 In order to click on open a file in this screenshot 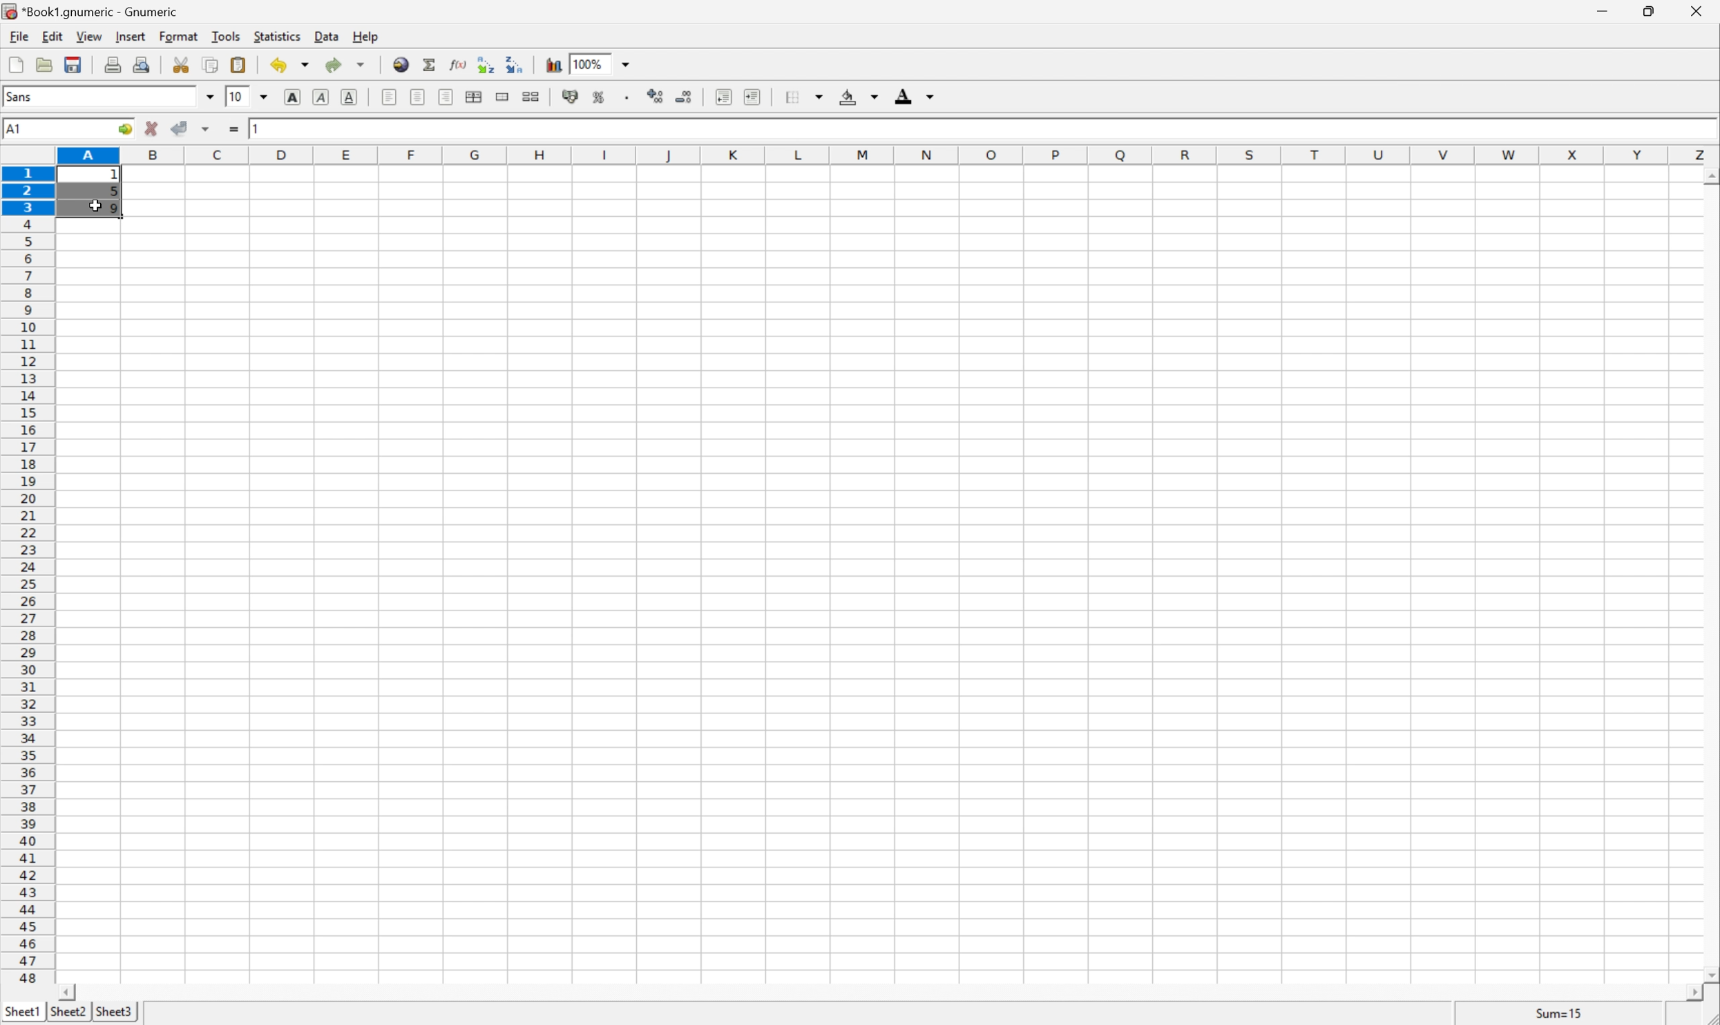, I will do `click(42, 62)`.